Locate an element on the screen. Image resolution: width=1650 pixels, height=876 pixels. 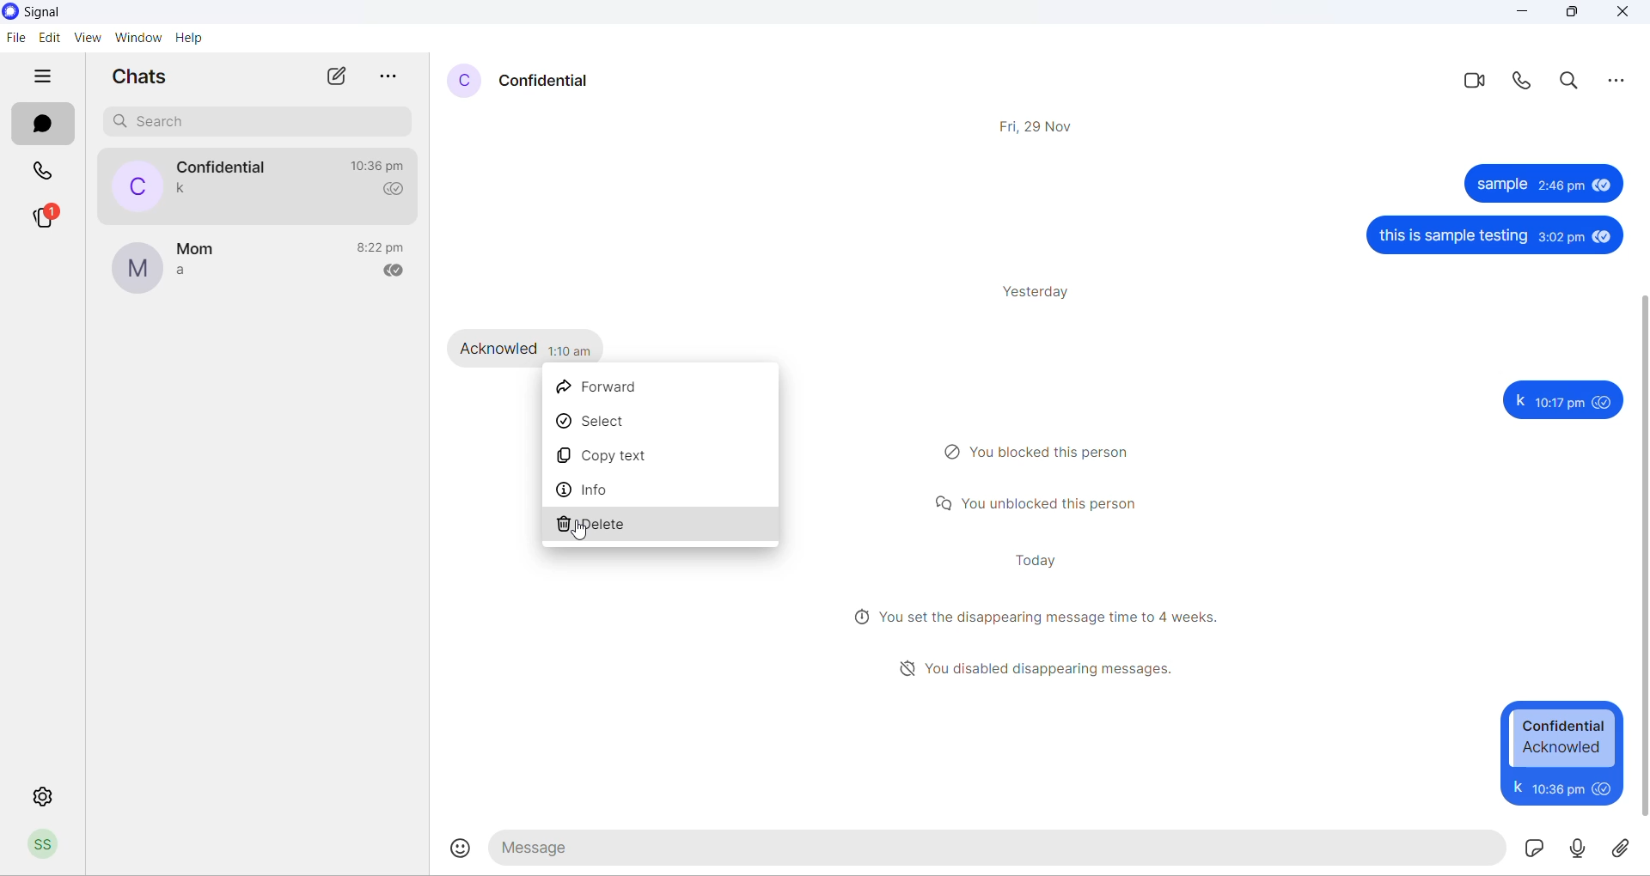
3:02 pm is located at coordinates (1561, 239).